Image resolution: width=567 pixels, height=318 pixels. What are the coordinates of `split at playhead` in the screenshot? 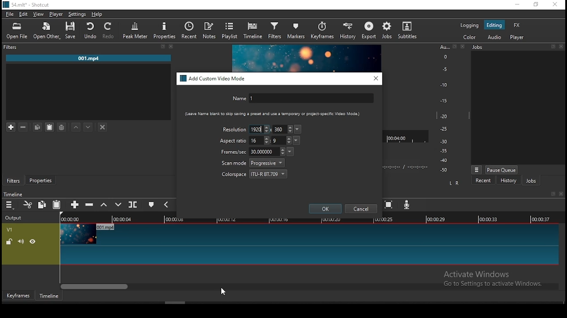 It's located at (132, 204).